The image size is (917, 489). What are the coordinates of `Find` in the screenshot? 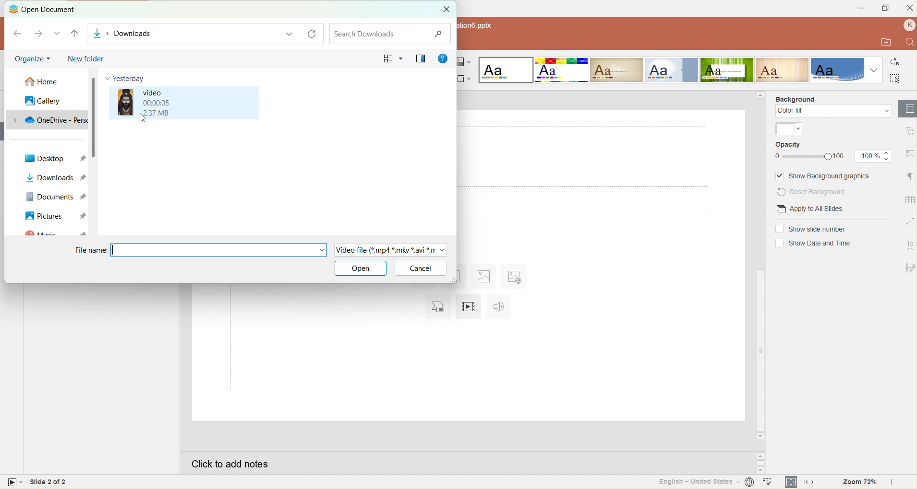 It's located at (908, 42).